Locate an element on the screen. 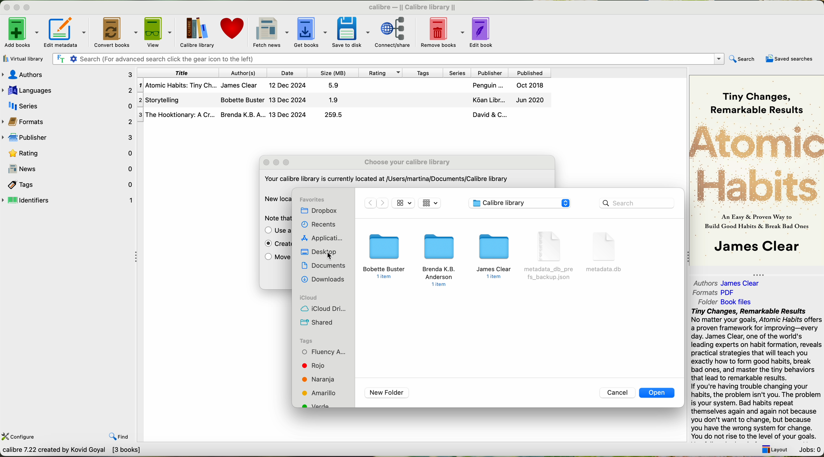 Image resolution: width=824 pixels, height=457 pixels. save to disk is located at coordinates (351, 31).